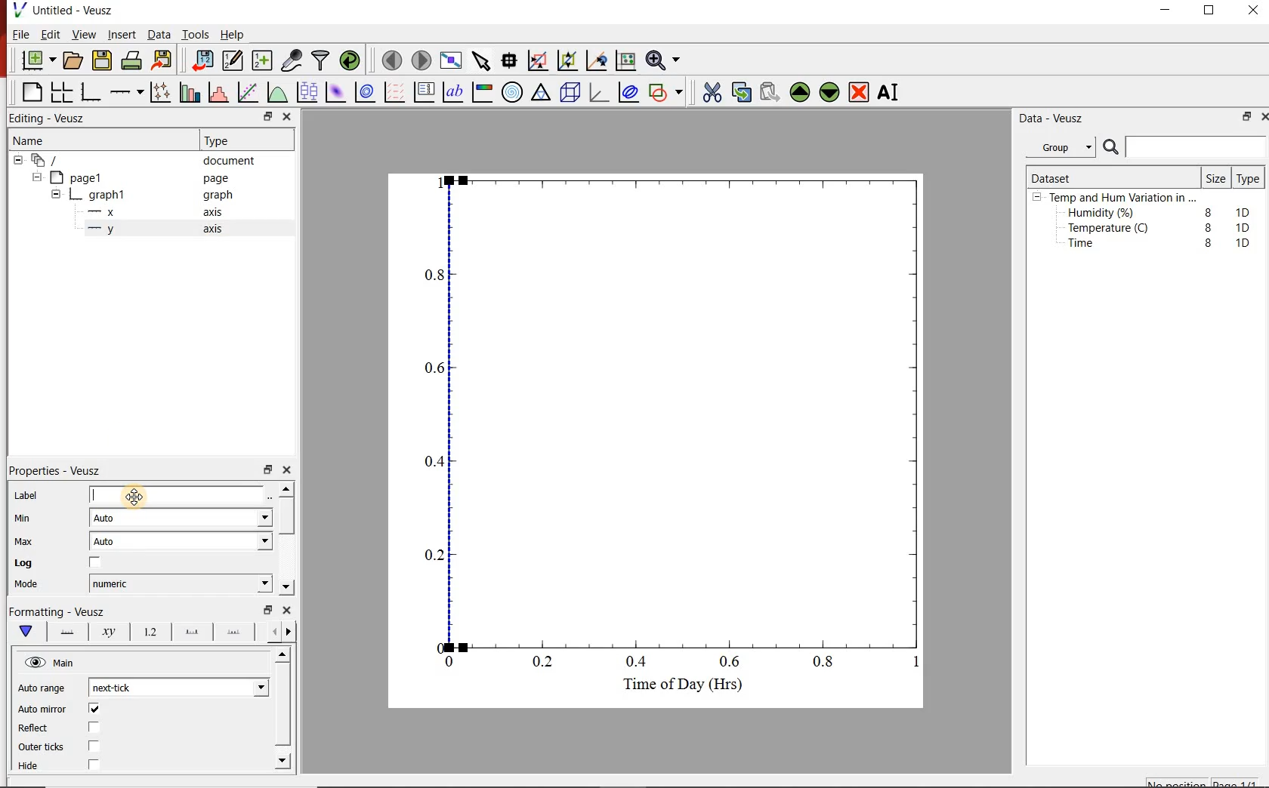 This screenshot has height=788, width=1269. Describe the element at coordinates (227, 140) in the screenshot. I see `Type` at that location.